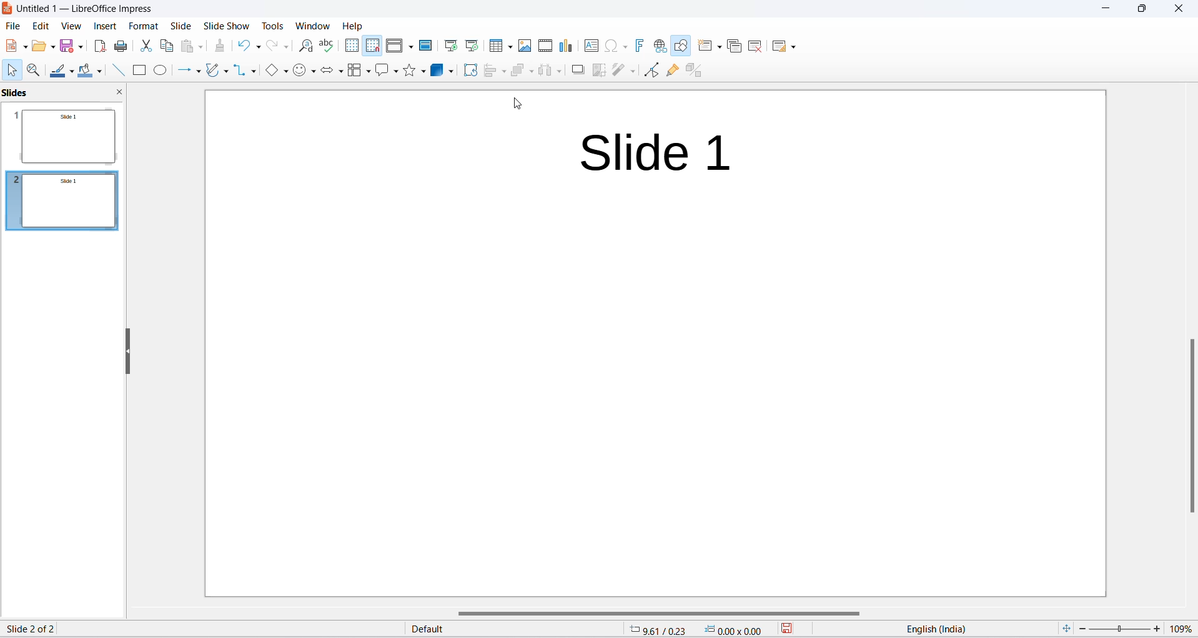  What do you see at coordinates (462, 631) in the screenshot?
I see `default` at bounding box center [462, 631].